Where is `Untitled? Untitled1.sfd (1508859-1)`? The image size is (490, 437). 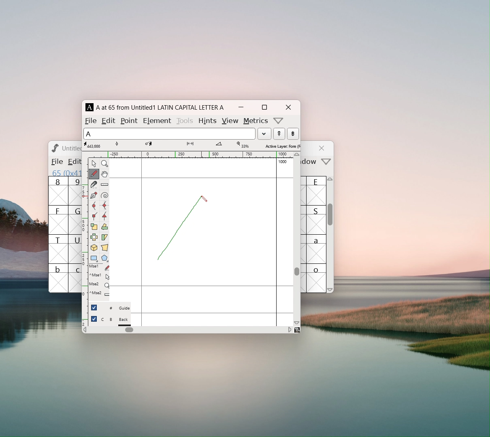 Untitled? Untitled1.sfd (1508859-1) is located at coordinates (72, 148).